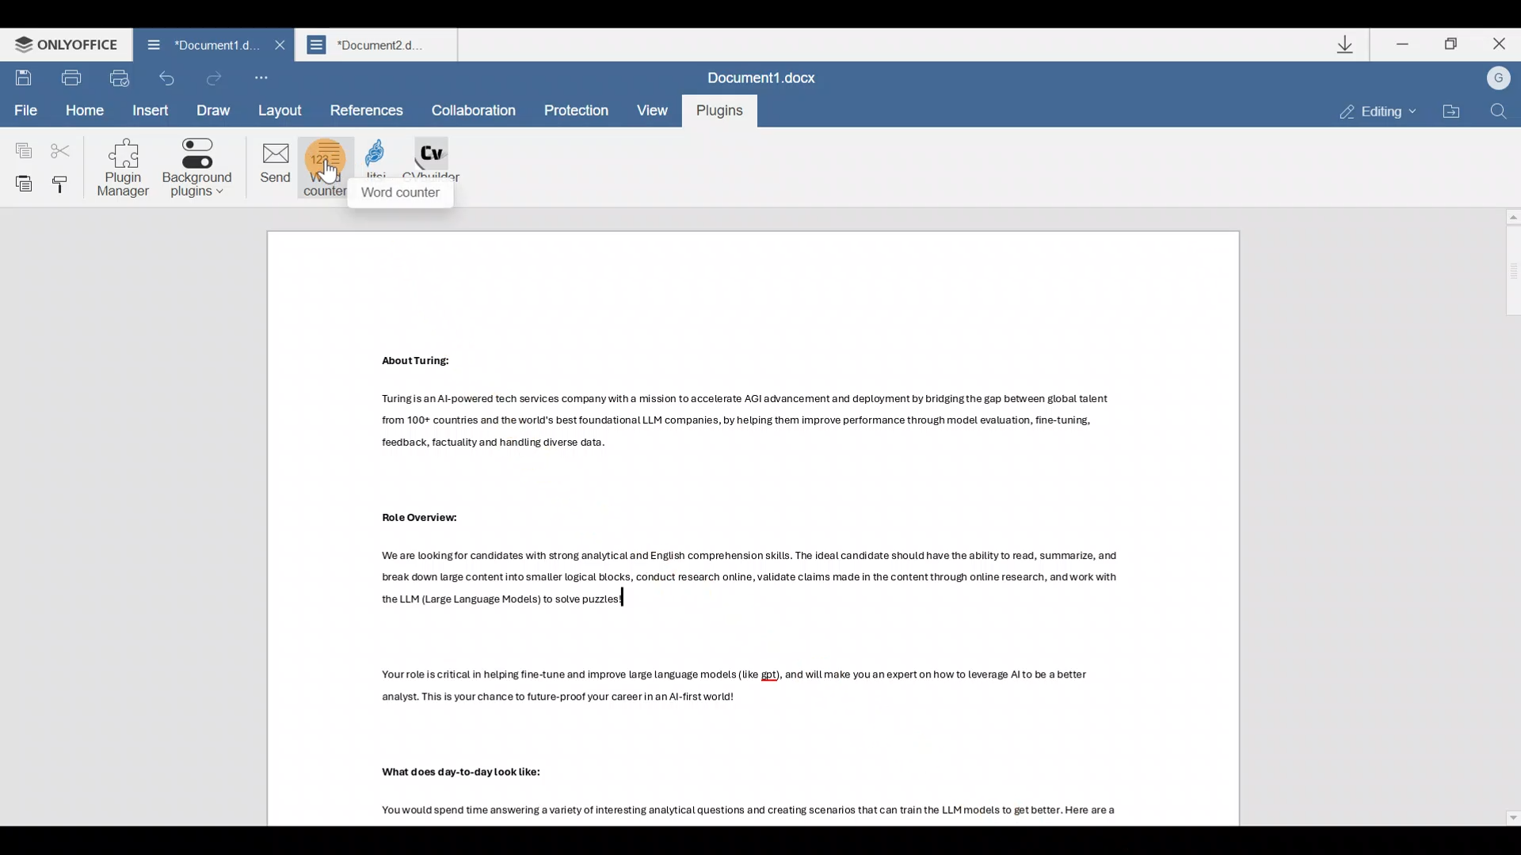 This screenshot has width=1521, height=855. What do you see at coordinates (129, 168) in the screenshot?
I see `Plugin manager` at bounding box center [129, 168].